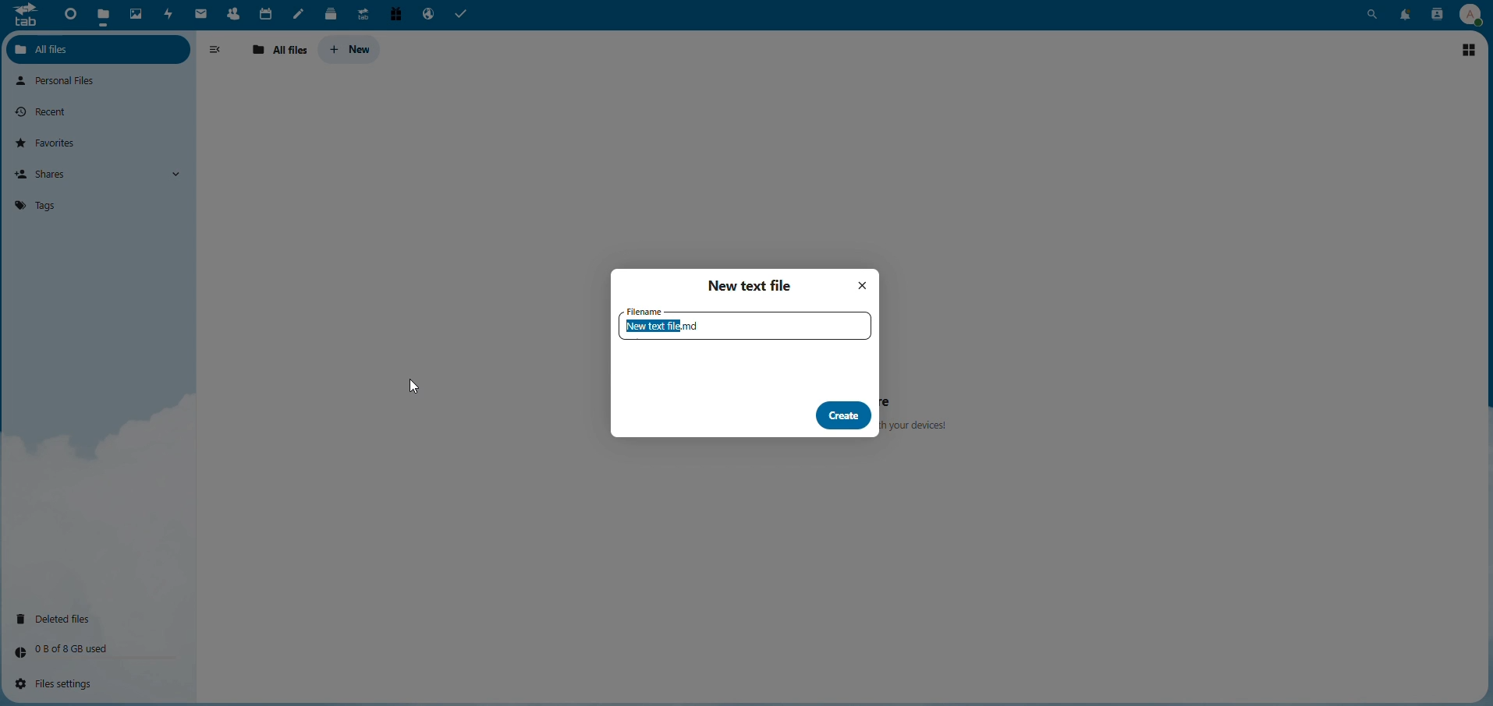 This screenshot has height=706, width=1493. Describe the element at coordinates (67, 15) in the screenshot. I see `dashboard` at that location.